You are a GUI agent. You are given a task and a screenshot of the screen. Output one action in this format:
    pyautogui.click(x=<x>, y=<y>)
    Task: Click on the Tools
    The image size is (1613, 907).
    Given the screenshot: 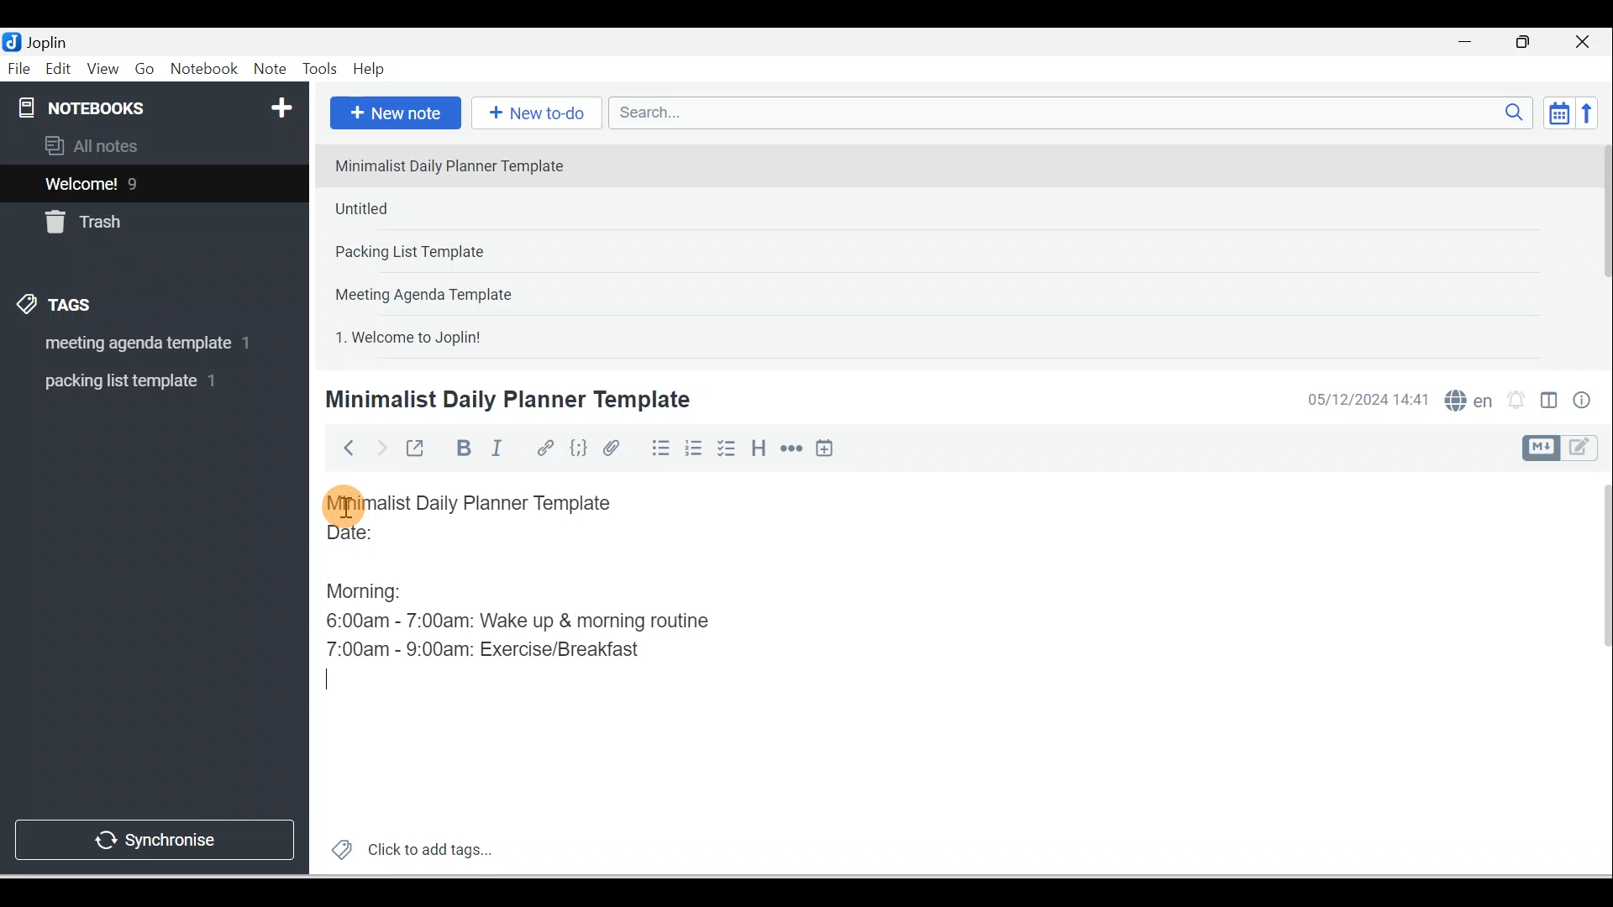 What is the action you would take?
    pyautogui.click(x=319, y=69)
    